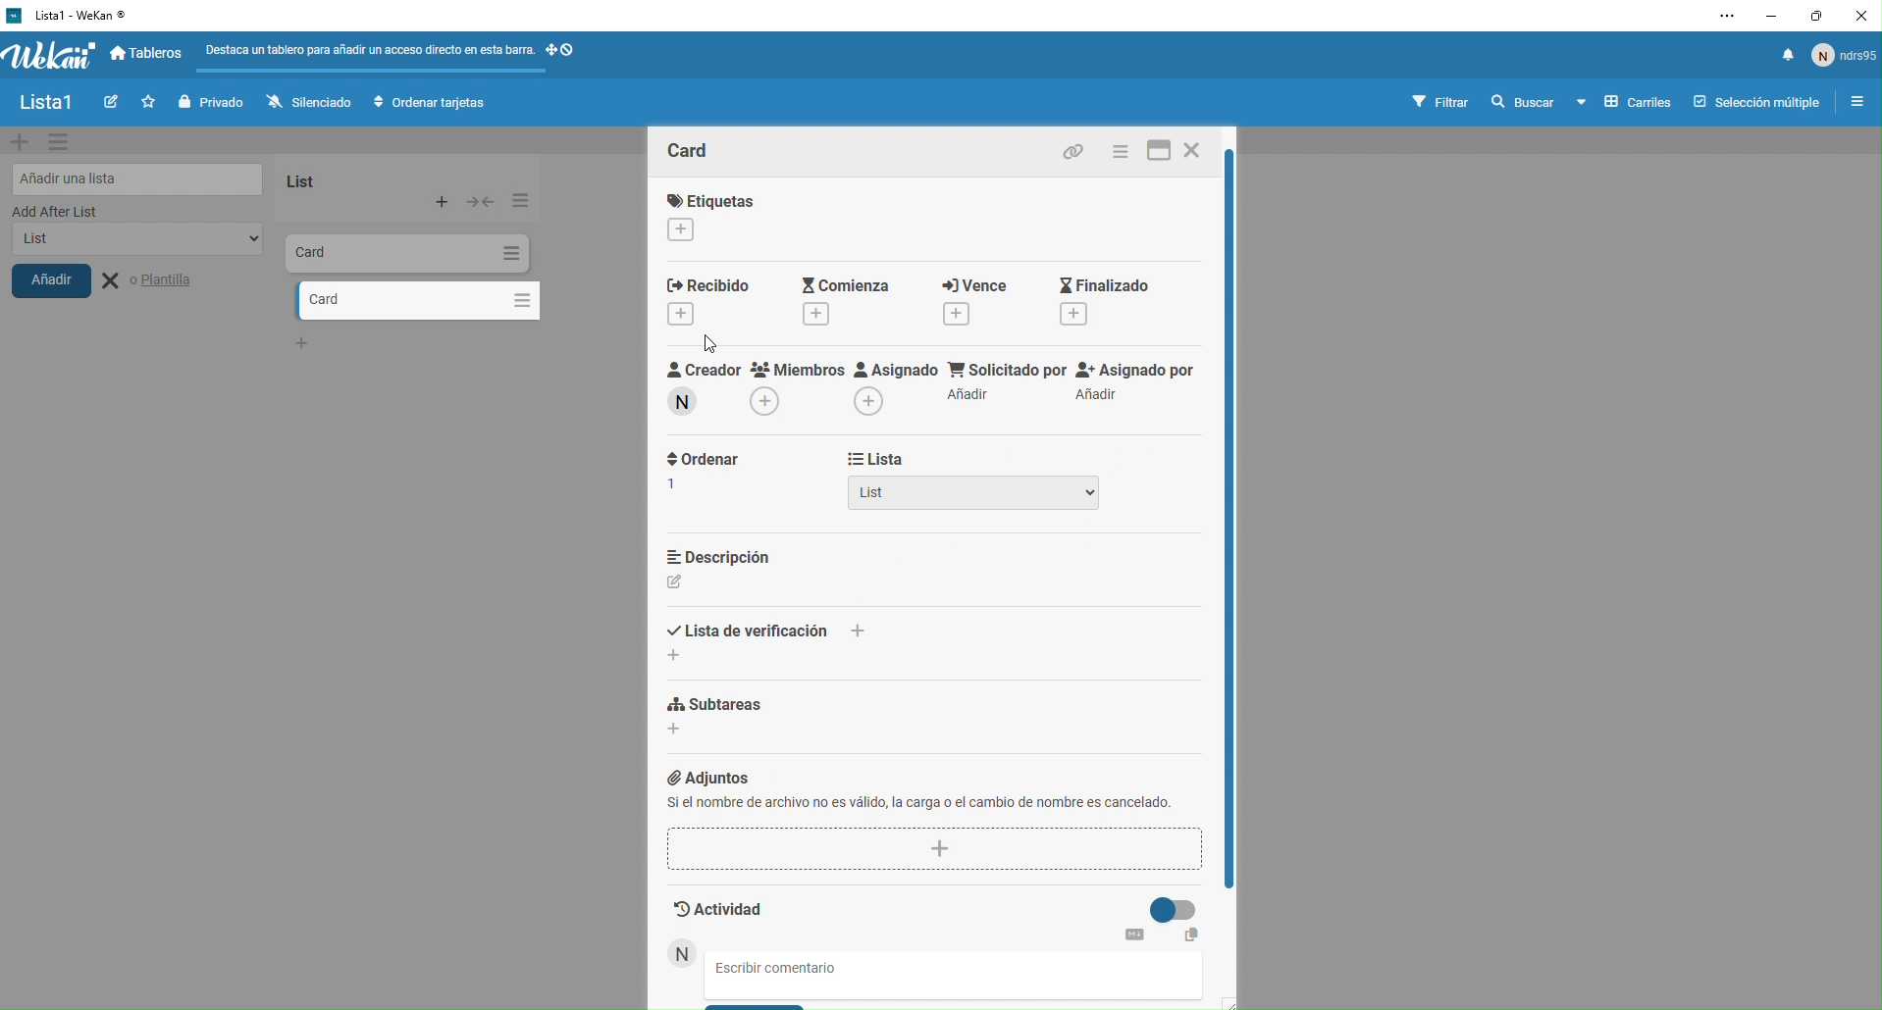  Describe the element at coordinates (45, 104) in the screenshot. I see `lista1` at that location.